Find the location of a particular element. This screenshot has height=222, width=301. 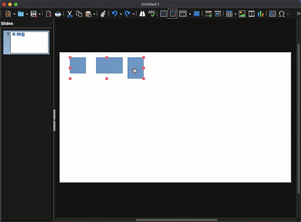

Print is located at coordinates (59, 14).